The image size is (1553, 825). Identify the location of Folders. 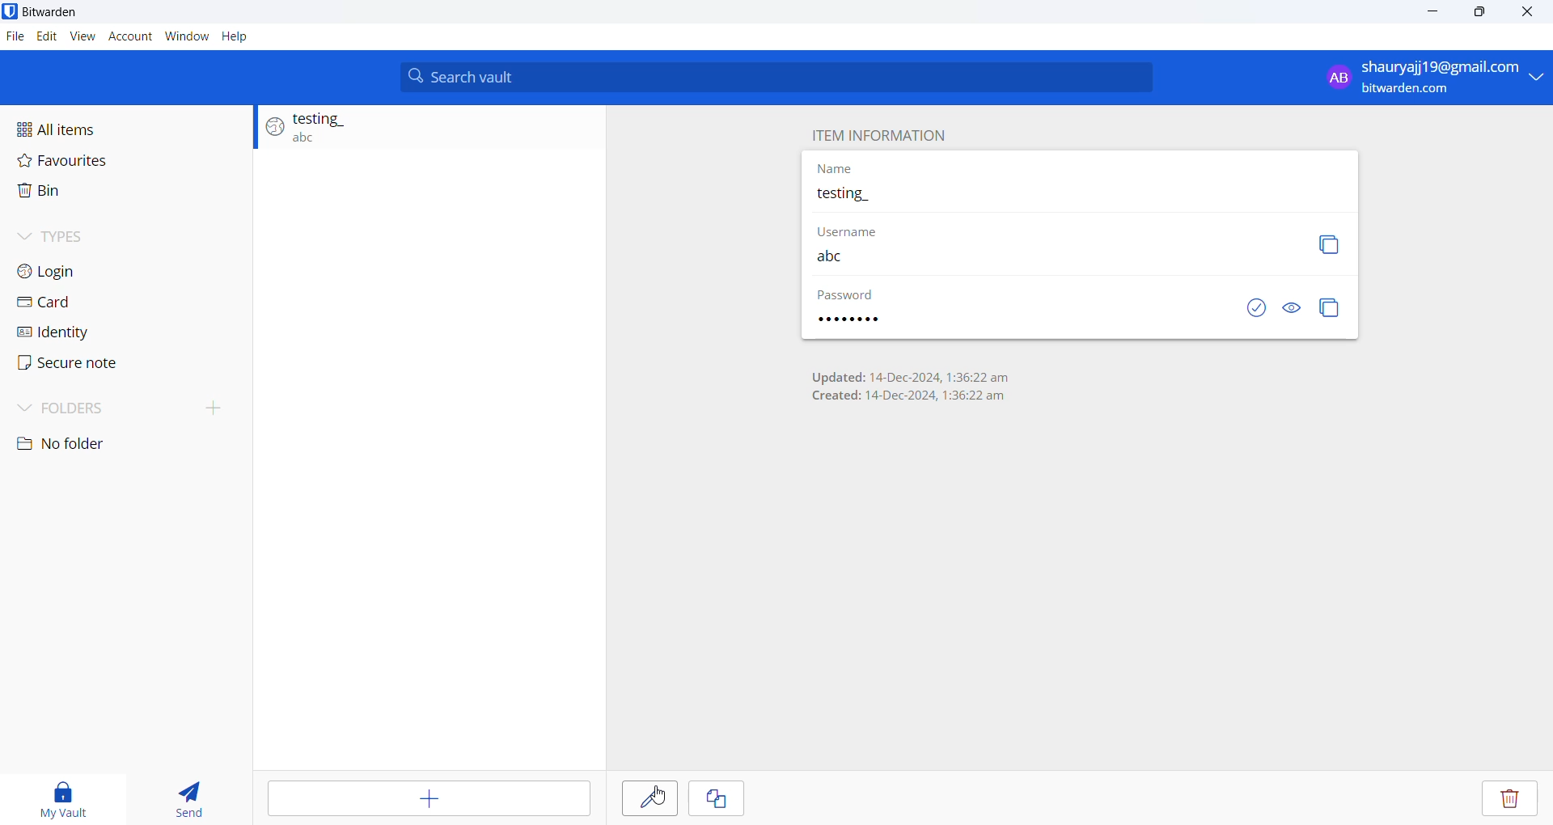
(87, 409).